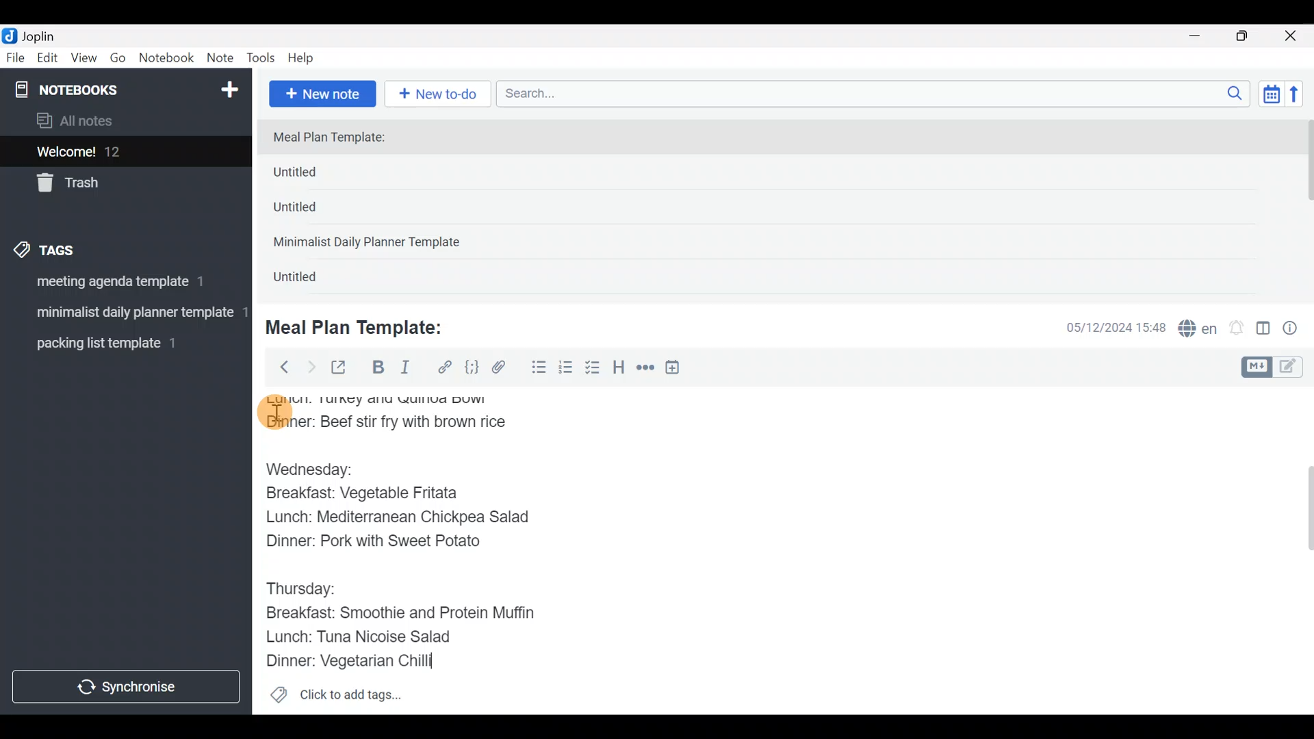 The image size is (1314, 739). I want to click on Tools, so click(261, 59).